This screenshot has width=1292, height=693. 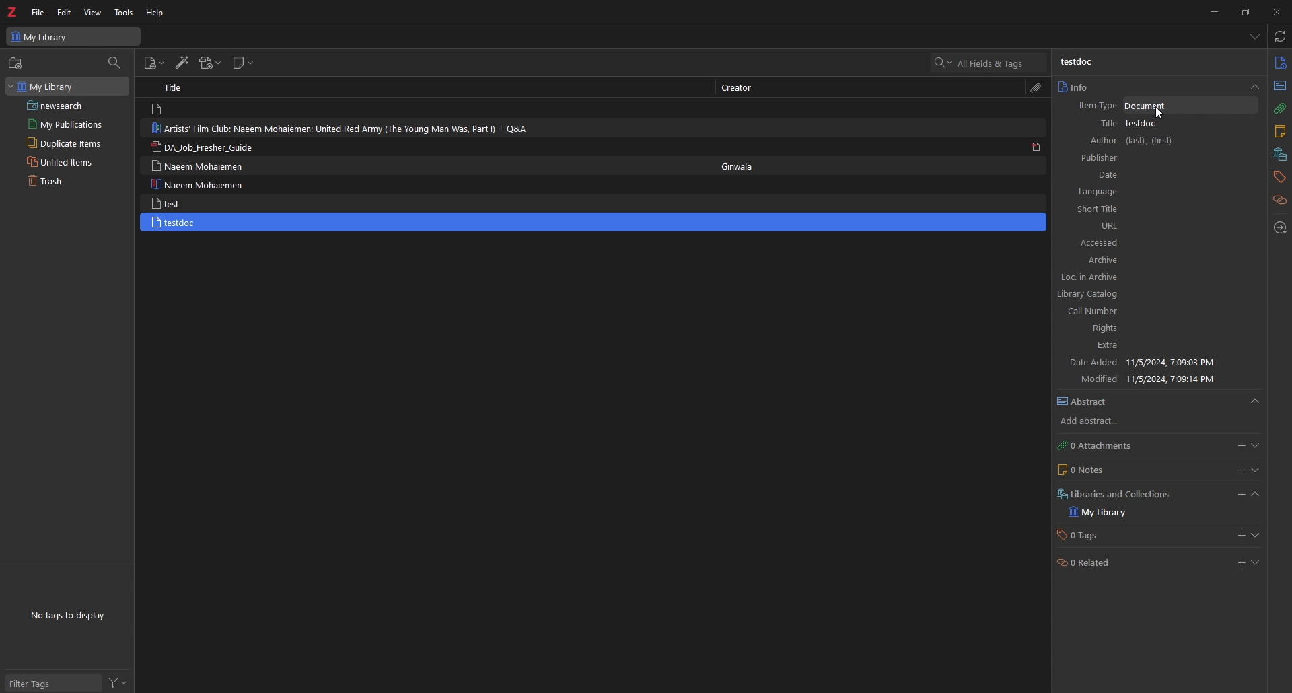 What do you see at coordinates (1240, 495) in the screenshot?
I see `add library and collections` at bounding box center [1240, 495].